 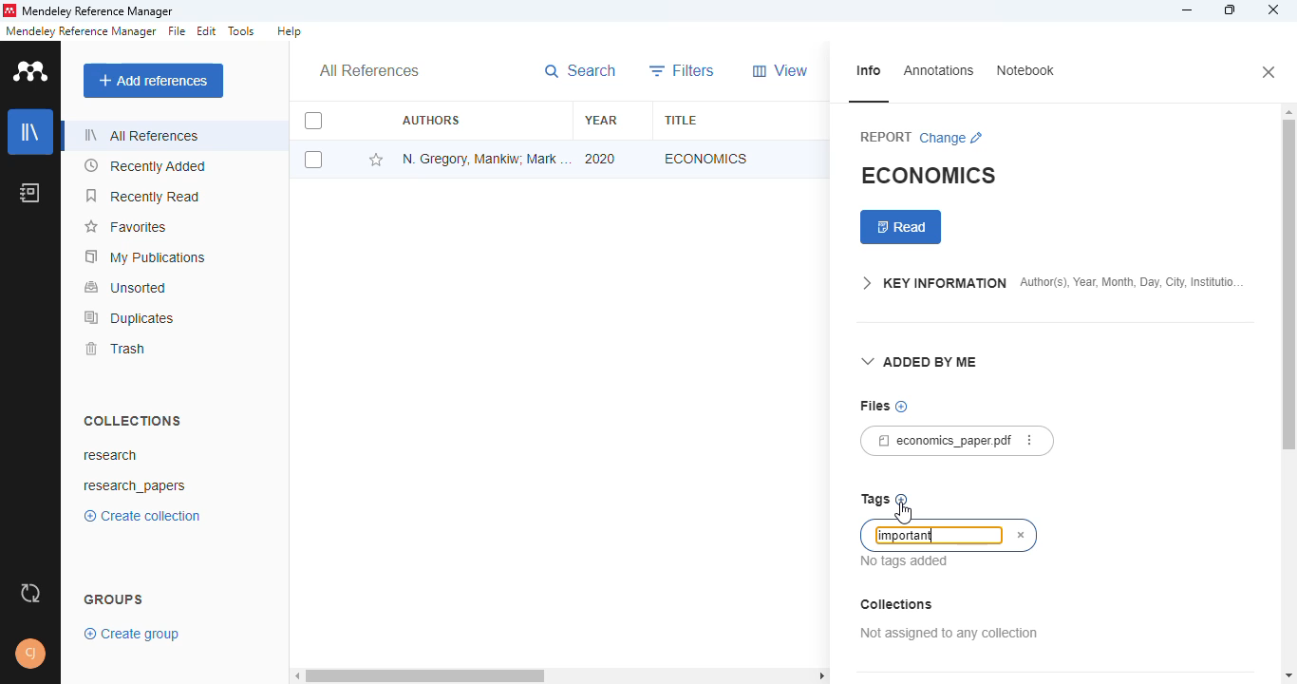 What do you see at coordinates (145, 257) in the screenshot?
I see `my publications` at bounding box center [145, 257].